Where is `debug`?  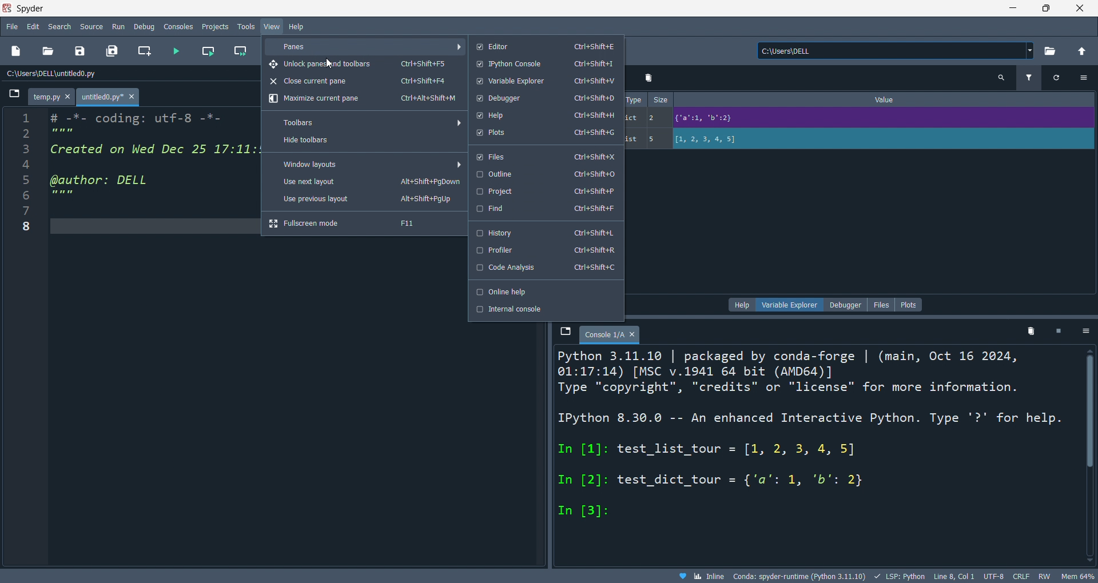 debug is located at coordinates (146, 26).